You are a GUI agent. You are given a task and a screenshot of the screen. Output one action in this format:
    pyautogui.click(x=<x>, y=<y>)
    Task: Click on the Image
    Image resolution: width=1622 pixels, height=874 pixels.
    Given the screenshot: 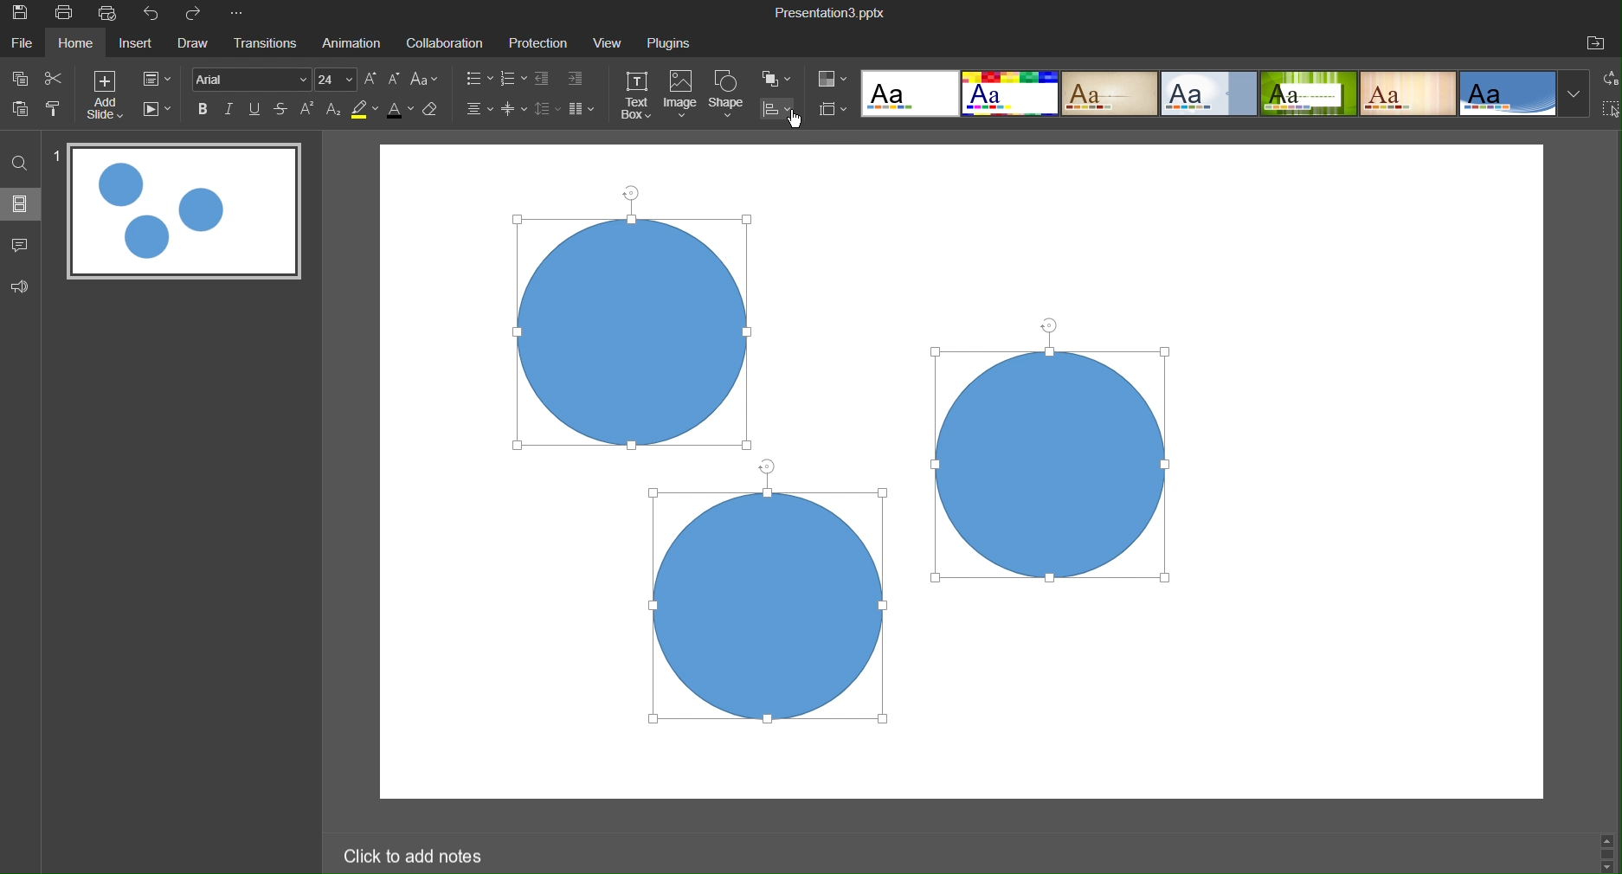 What is the action you would take?
    pyautogui.click(x=682, y=96)
    